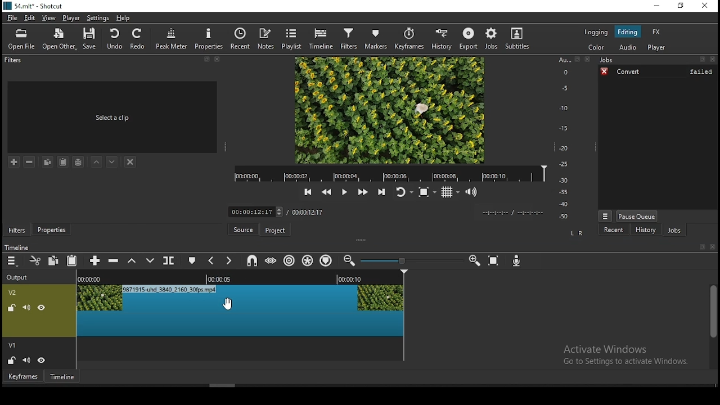 This screenshot has width=720, height=405. Describe the element at coordinates (658, 73) in the screenshot. I see `convert failed` at that location.